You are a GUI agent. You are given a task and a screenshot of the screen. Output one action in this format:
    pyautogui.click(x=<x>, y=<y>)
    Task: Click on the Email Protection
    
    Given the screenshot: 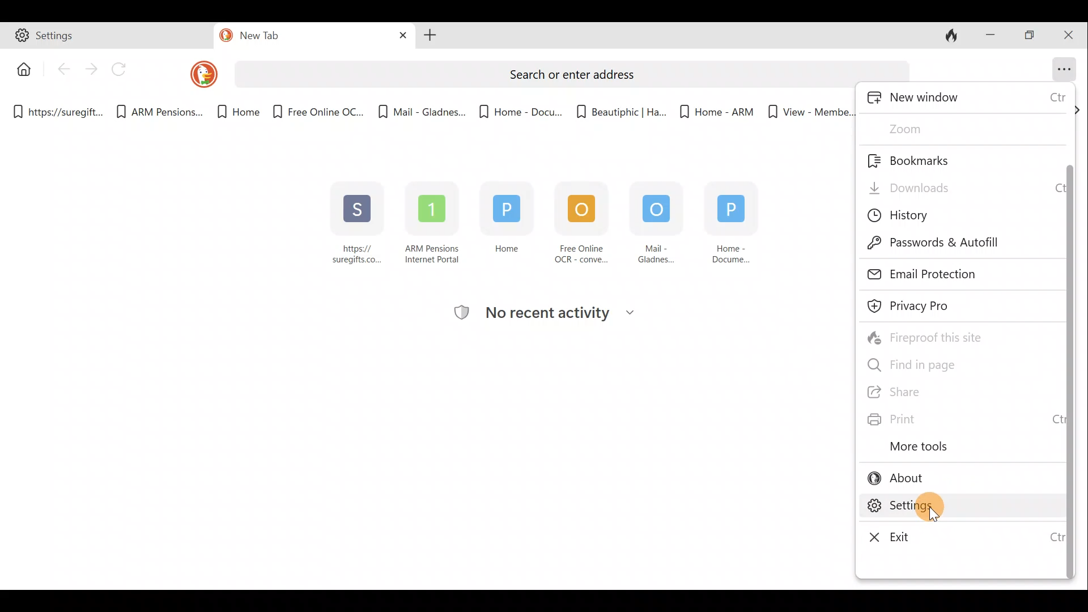 What is the action you would take?
    pyautogui.click(x=927, y=276)
    